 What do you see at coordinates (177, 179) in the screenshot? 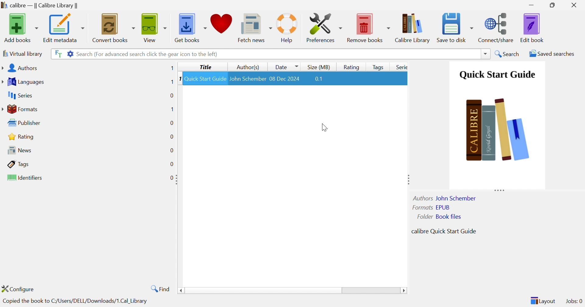
I see `Expand` at bounding box center [177, 179].